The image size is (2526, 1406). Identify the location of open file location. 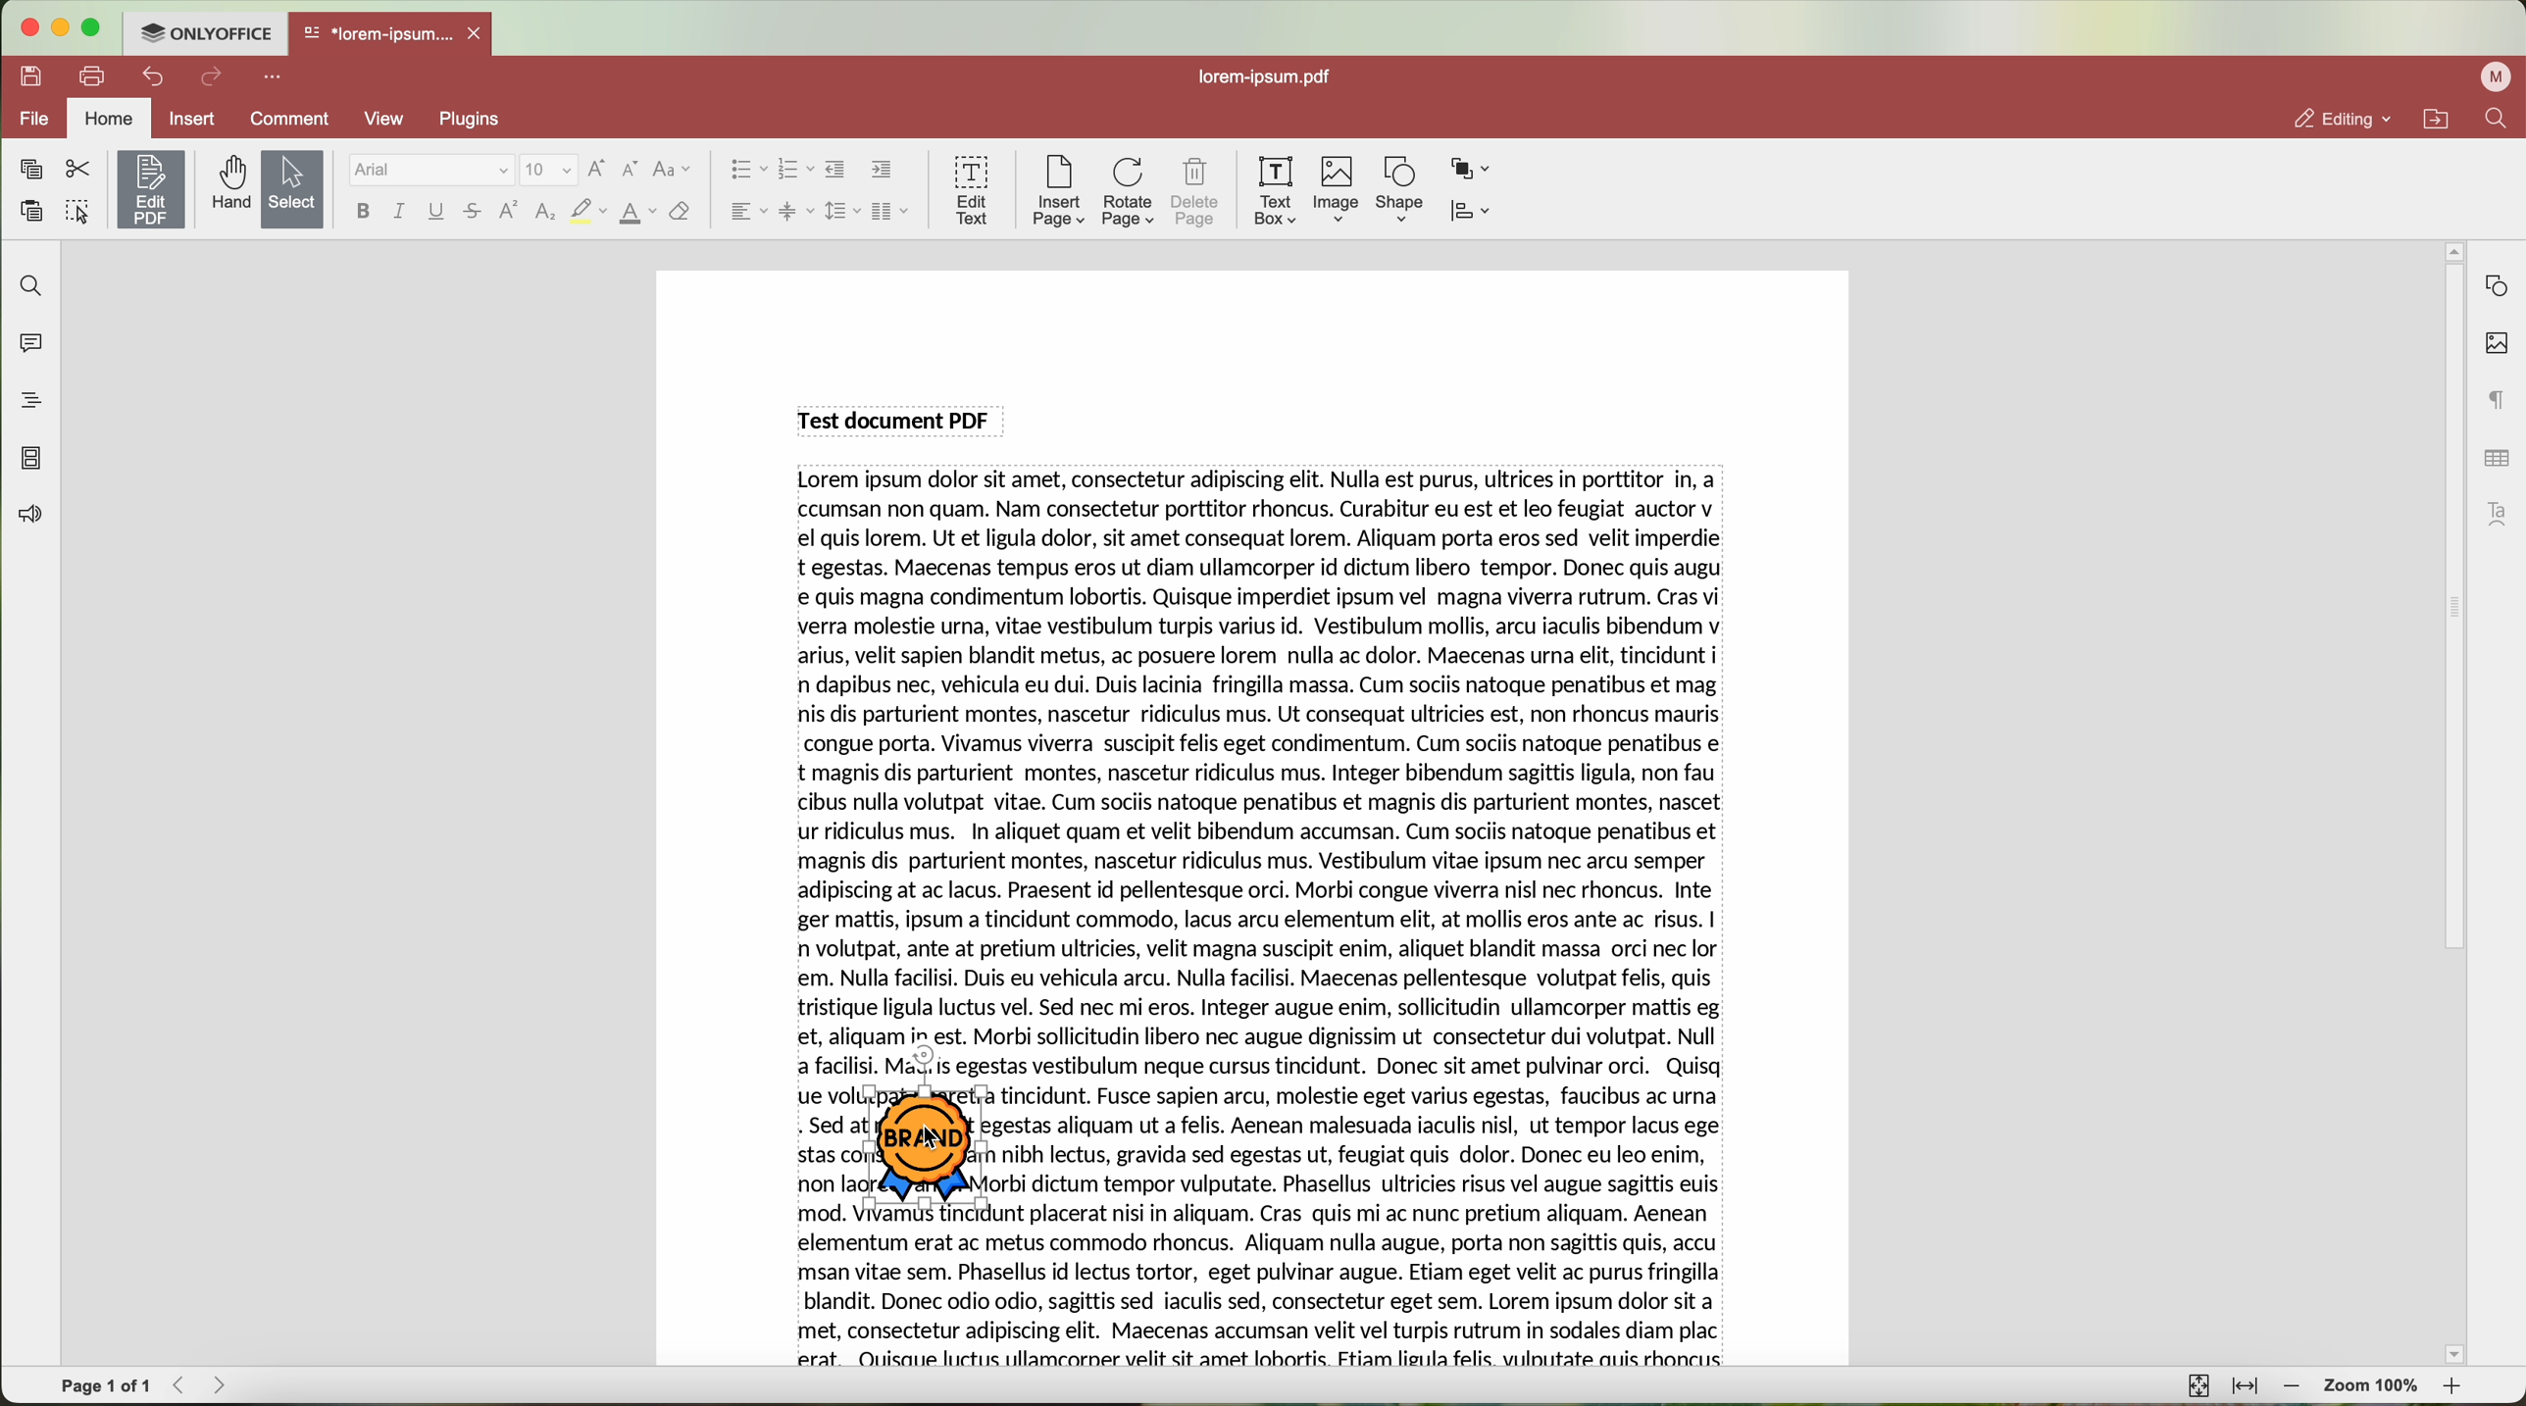
(2441, 120).